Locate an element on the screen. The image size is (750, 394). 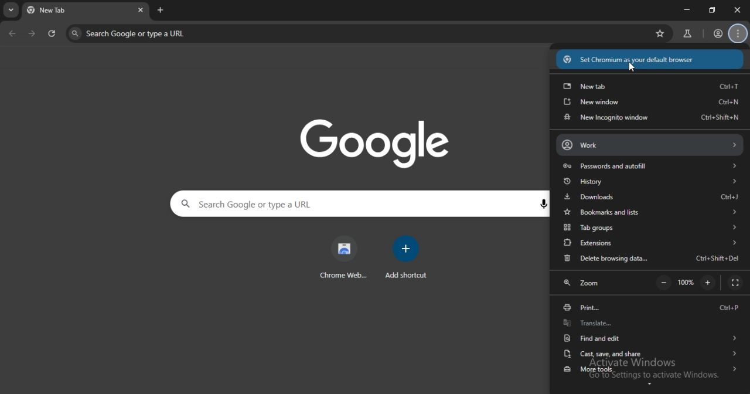
new window is located at coordinates (650, 102).